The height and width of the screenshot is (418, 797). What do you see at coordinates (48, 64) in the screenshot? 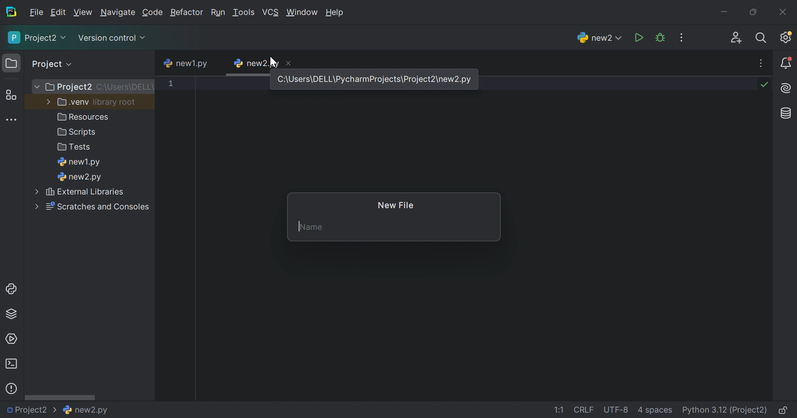
I see `Project` at bounding box center [48, 64].